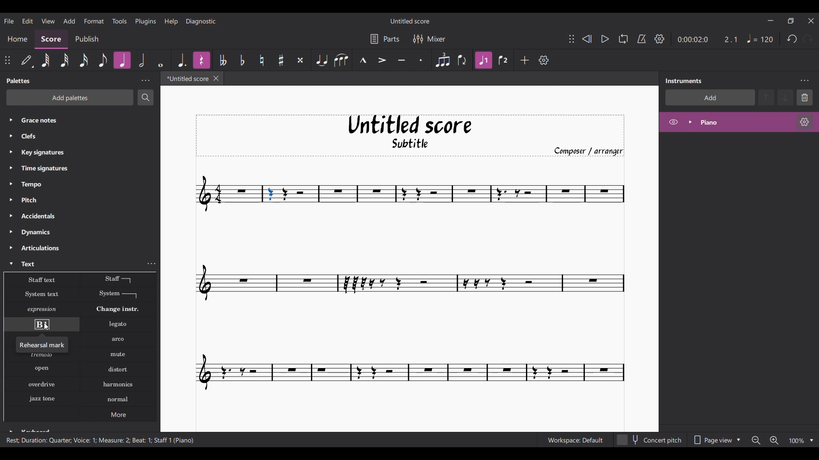  What do you see at coordinates (766, 97) in the screenshot?
I see `Move up` at bounding box center [766, 97].